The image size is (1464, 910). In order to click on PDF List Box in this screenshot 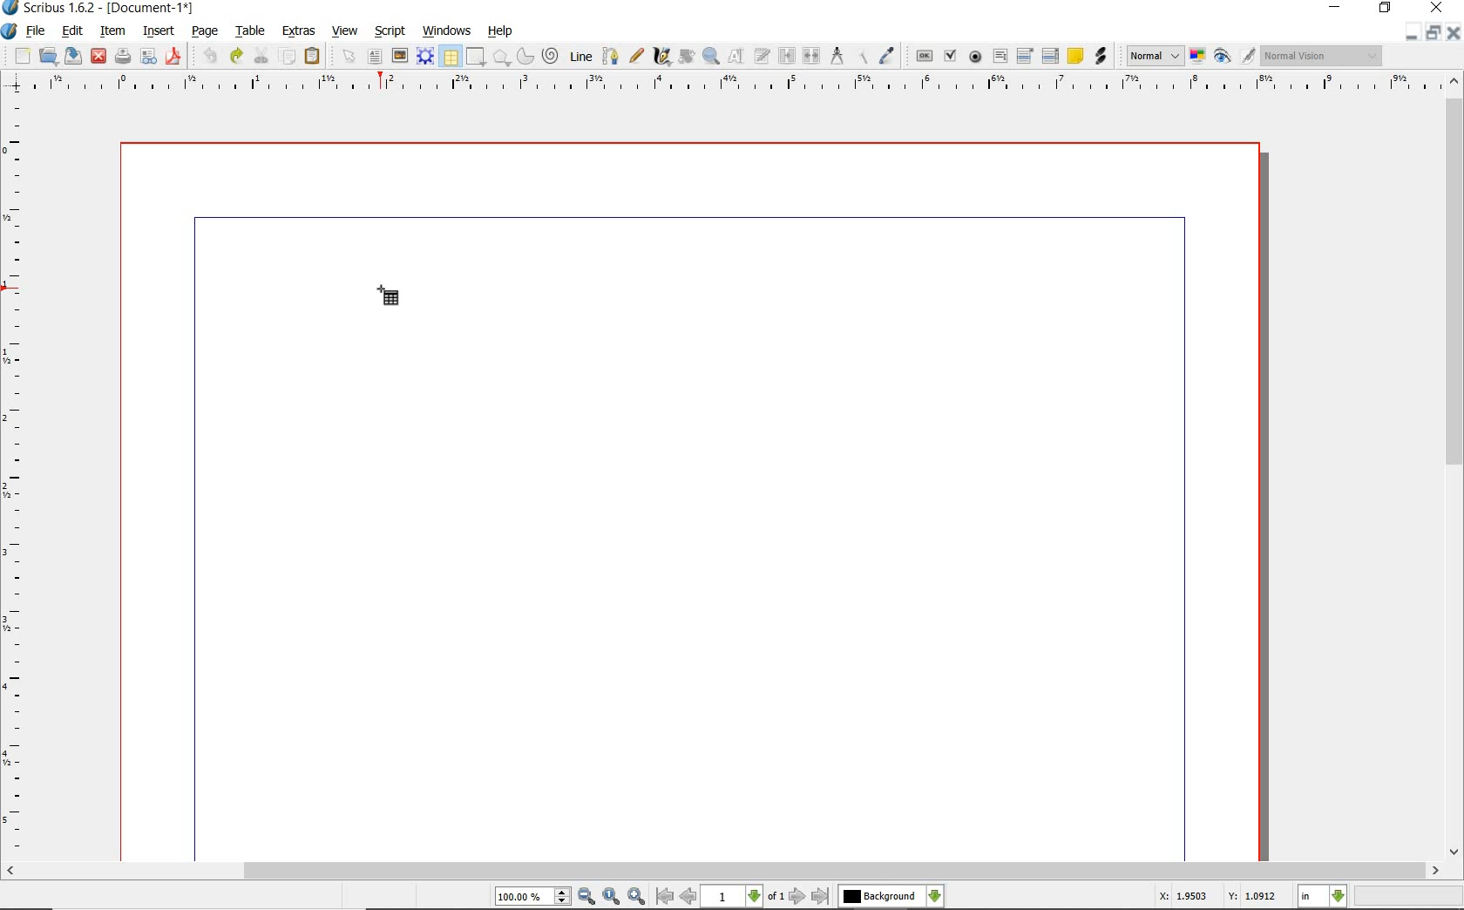, I will do `click(1050, 56)`.